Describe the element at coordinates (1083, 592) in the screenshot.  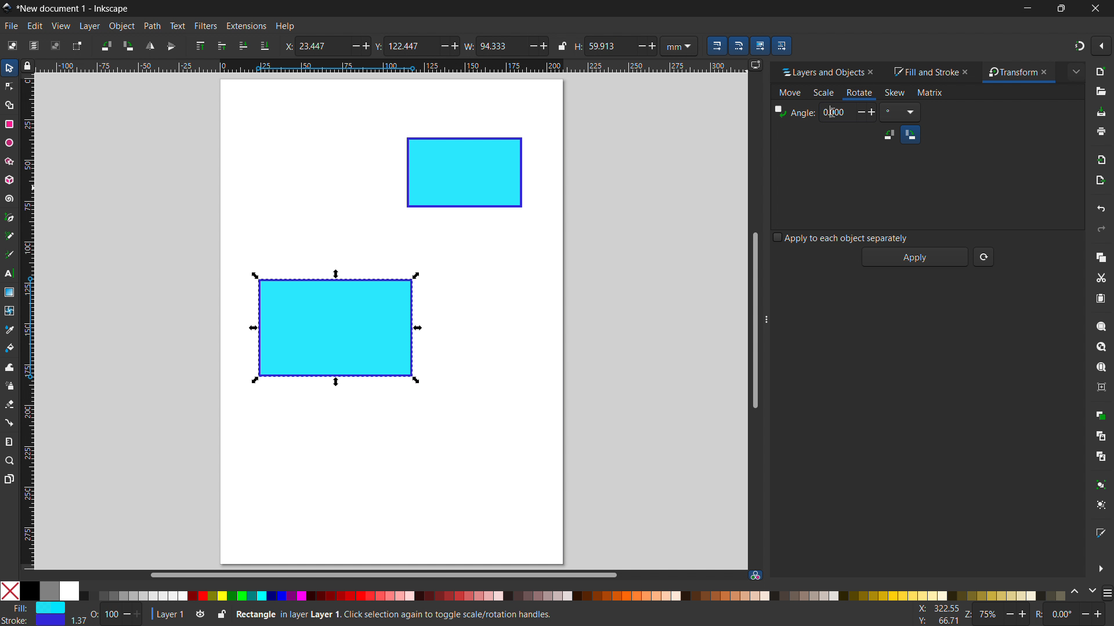
I see `change color schemes` at that location.